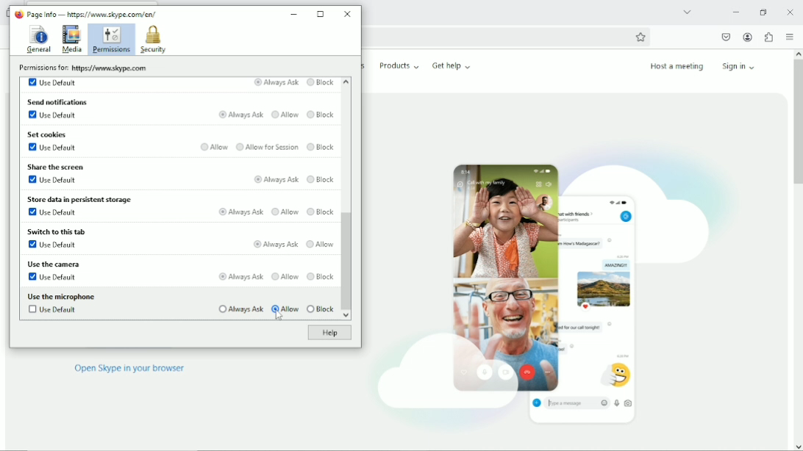 The width and height of the screenshot is (803, 451). What do you see at coordinates (321, 276) in the screenshot?
I see `Block` at bounding box center [321, 276].